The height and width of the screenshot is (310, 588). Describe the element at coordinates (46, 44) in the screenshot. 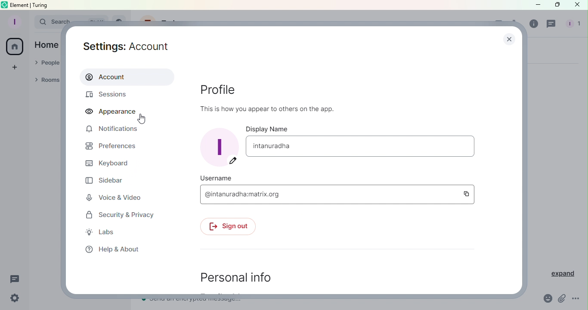

I see `Home` at that location.